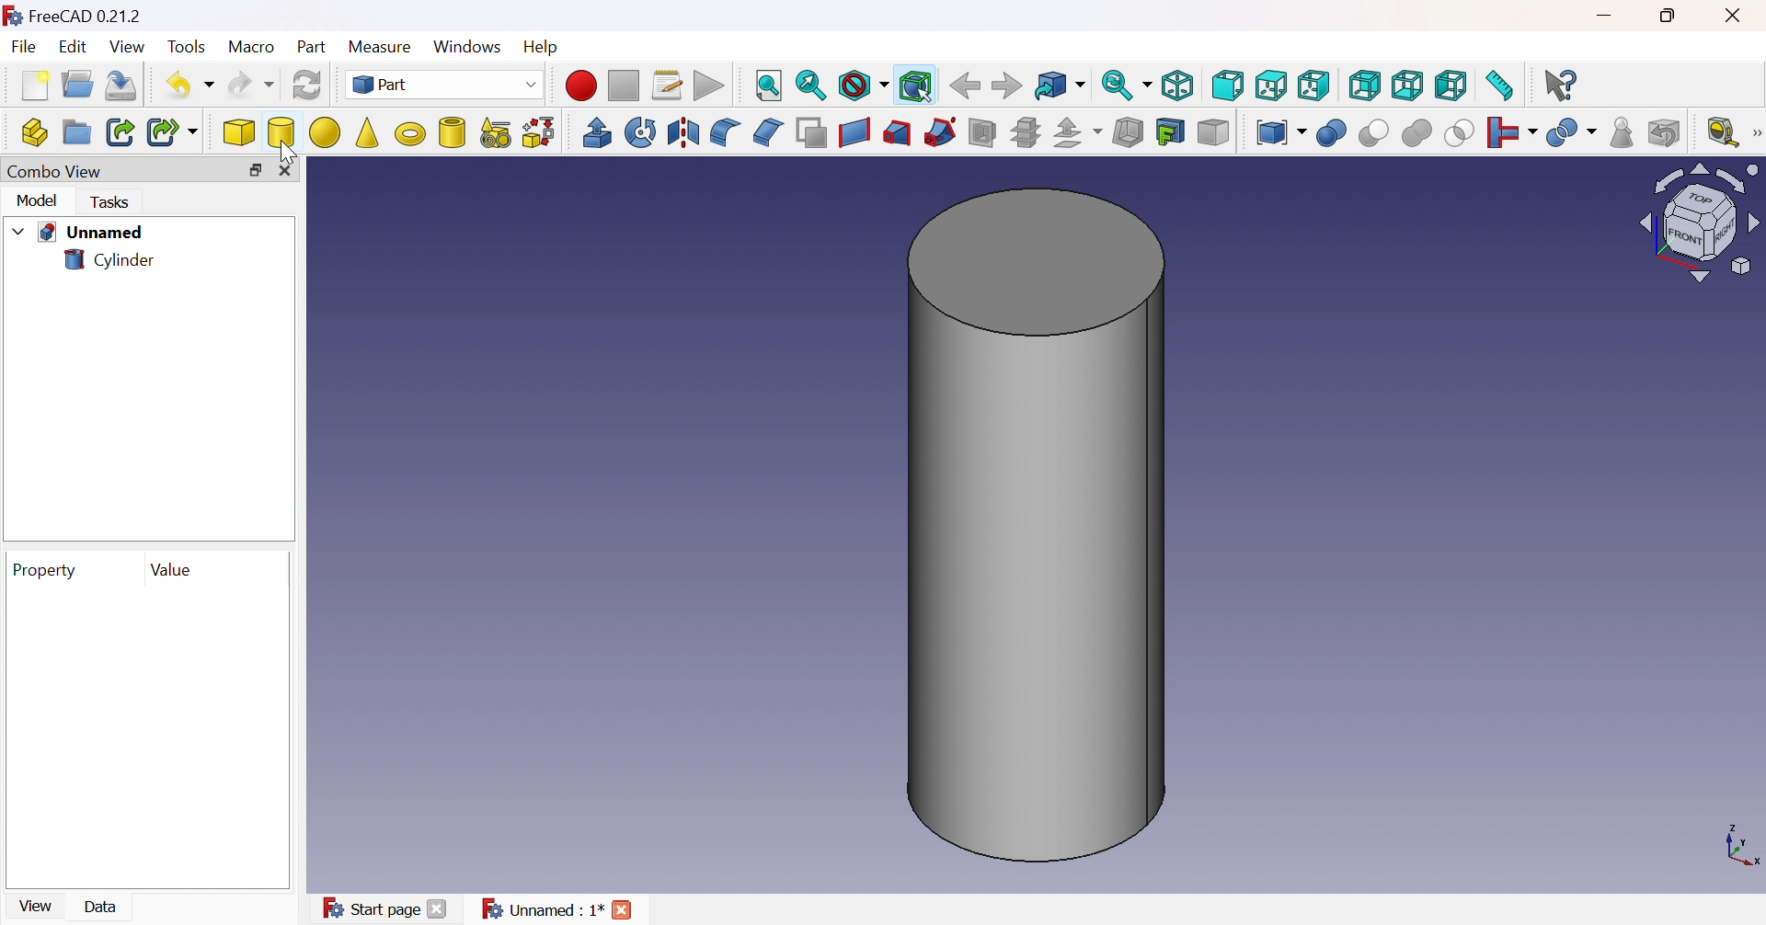 The image size is (1766, 925). Describe the element at coordinates (124, 86) in the screenshot. I see `Save` at that location.